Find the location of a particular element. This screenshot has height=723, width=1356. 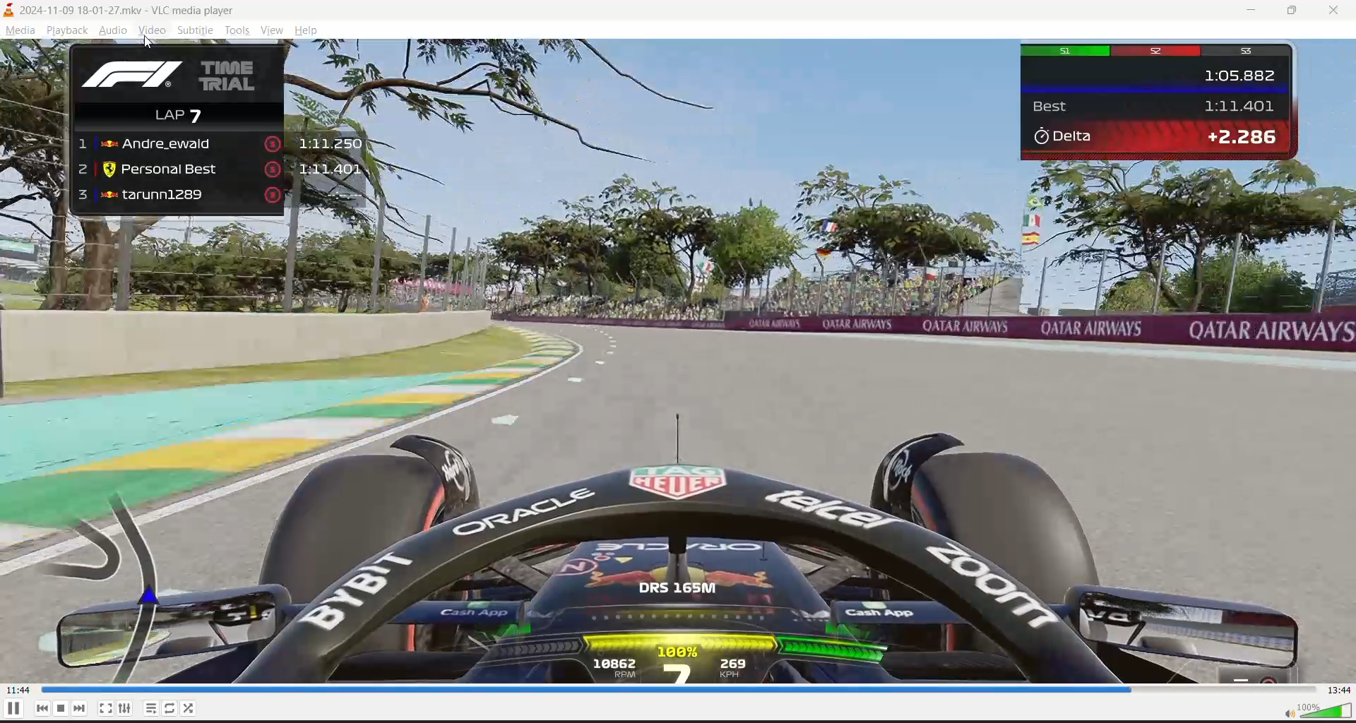

playback is located at coordinates (70, 32).